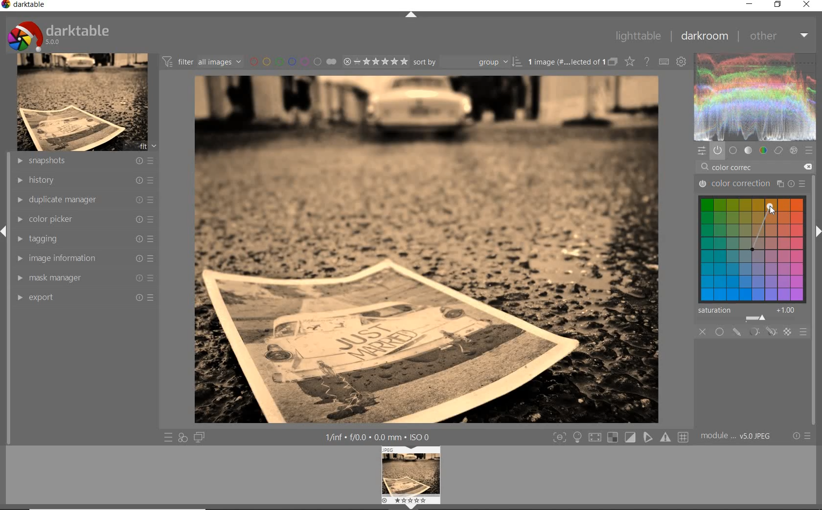 This screenshot has width=822, height=510. Describe the element at coordinates (761, 332) in the screenshot. I see `masking options` at that location.